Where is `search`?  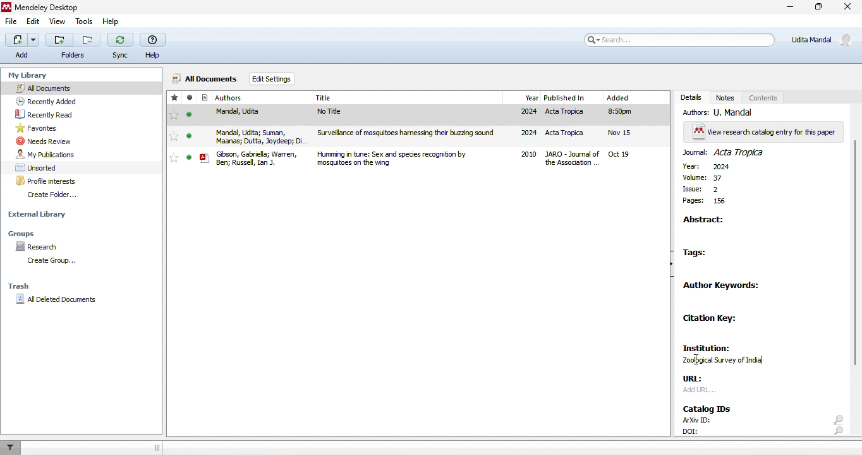 search is located at coordinates (837, 425).